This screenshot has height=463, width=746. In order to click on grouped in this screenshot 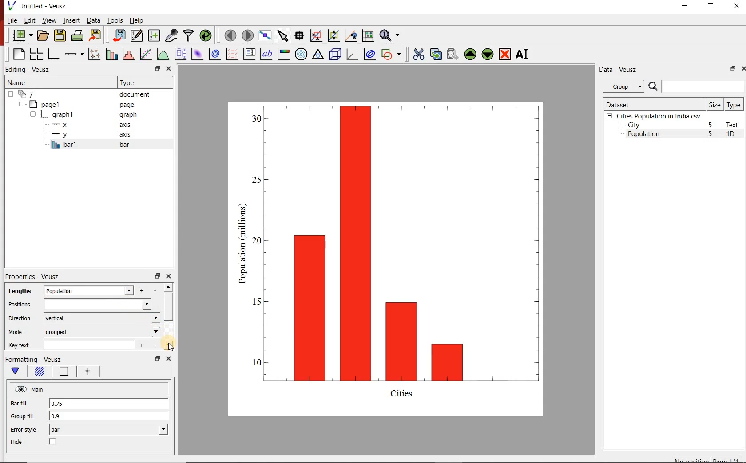, I will do `click(102, 331)`.